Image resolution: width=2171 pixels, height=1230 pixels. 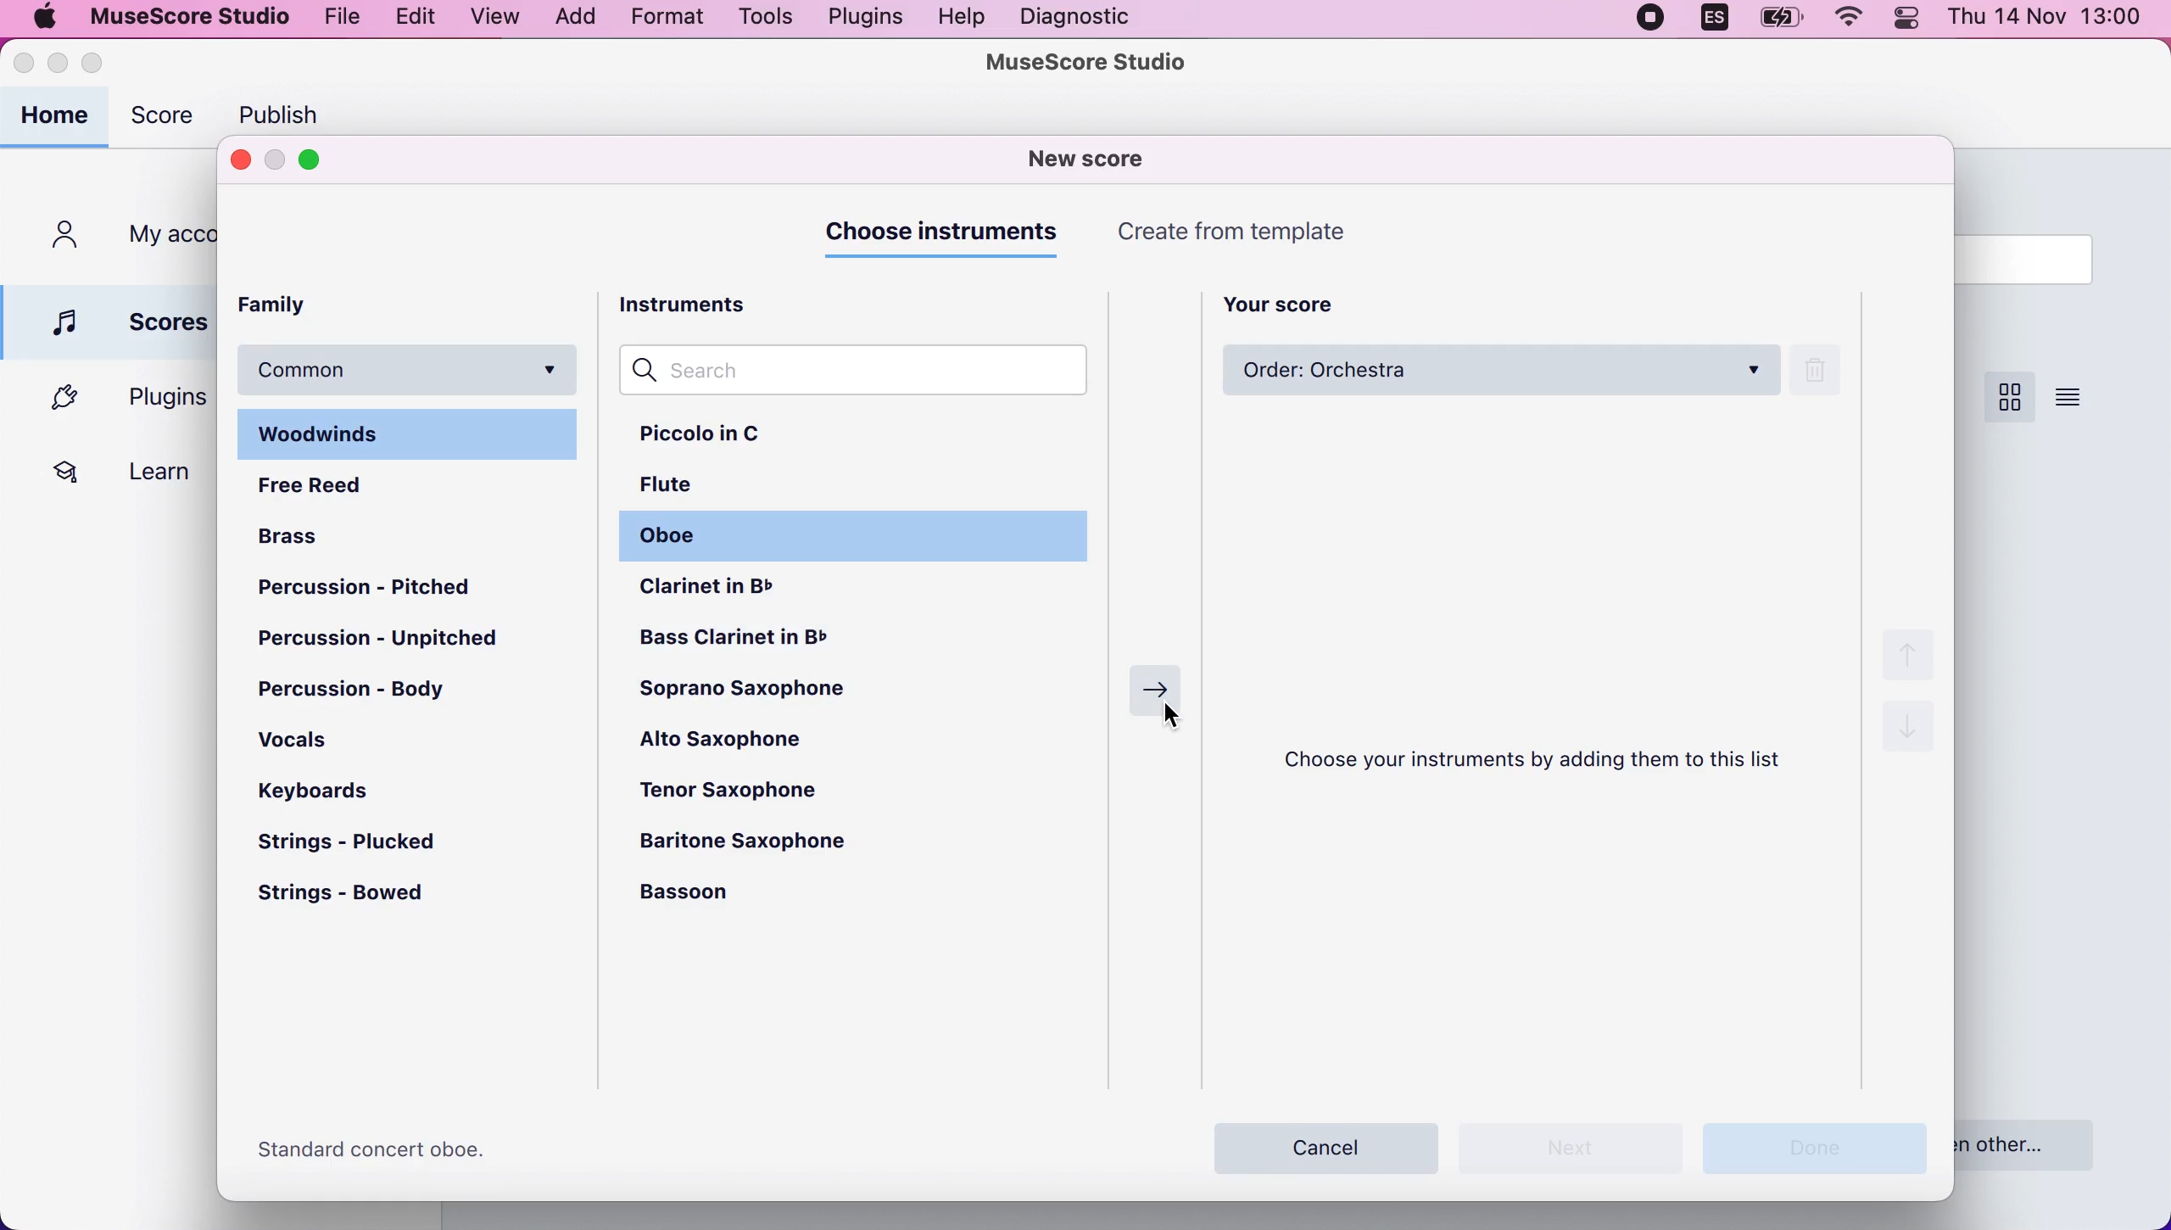 What do you see at coordinates (114, 320) in the screenshot?
I see `scores` at bounding box center [114, 320].